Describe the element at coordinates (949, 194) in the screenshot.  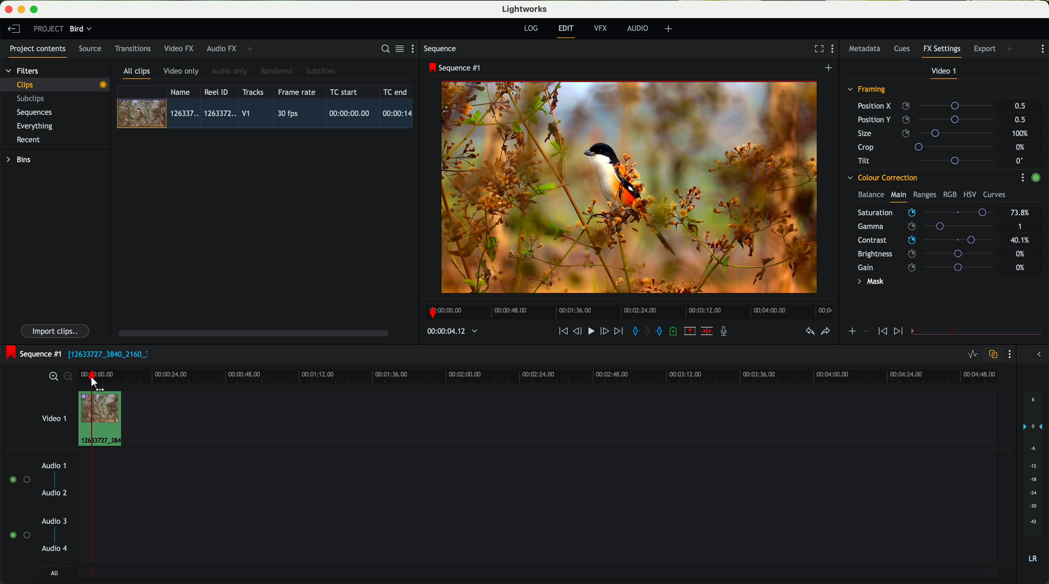
I see `RGB` at that location.